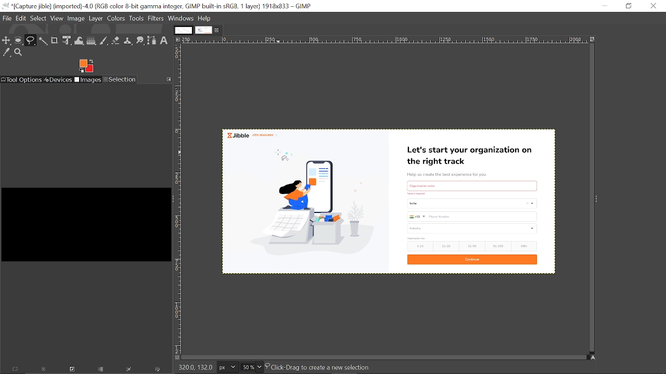  Describe the element at coordinates (88, 80) in the screenshot. I see `Images` at that location.